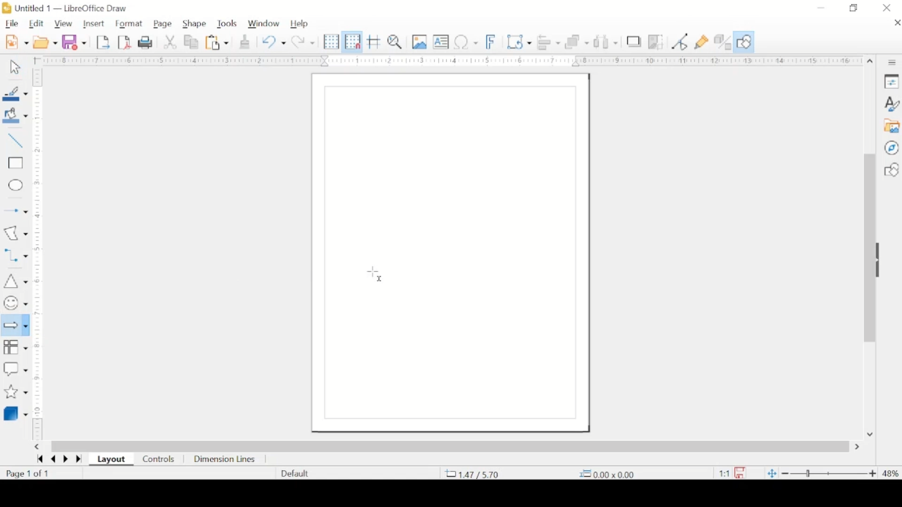 The image size is (902, 507). What do you see at coordinates (821, 8) in the screenshot?
I see `minimize` at bounding box center [821, 8].